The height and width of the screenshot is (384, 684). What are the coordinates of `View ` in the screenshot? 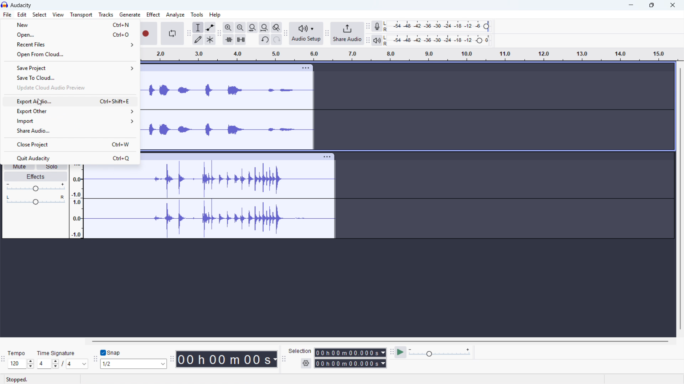 It's located at (58, 15).